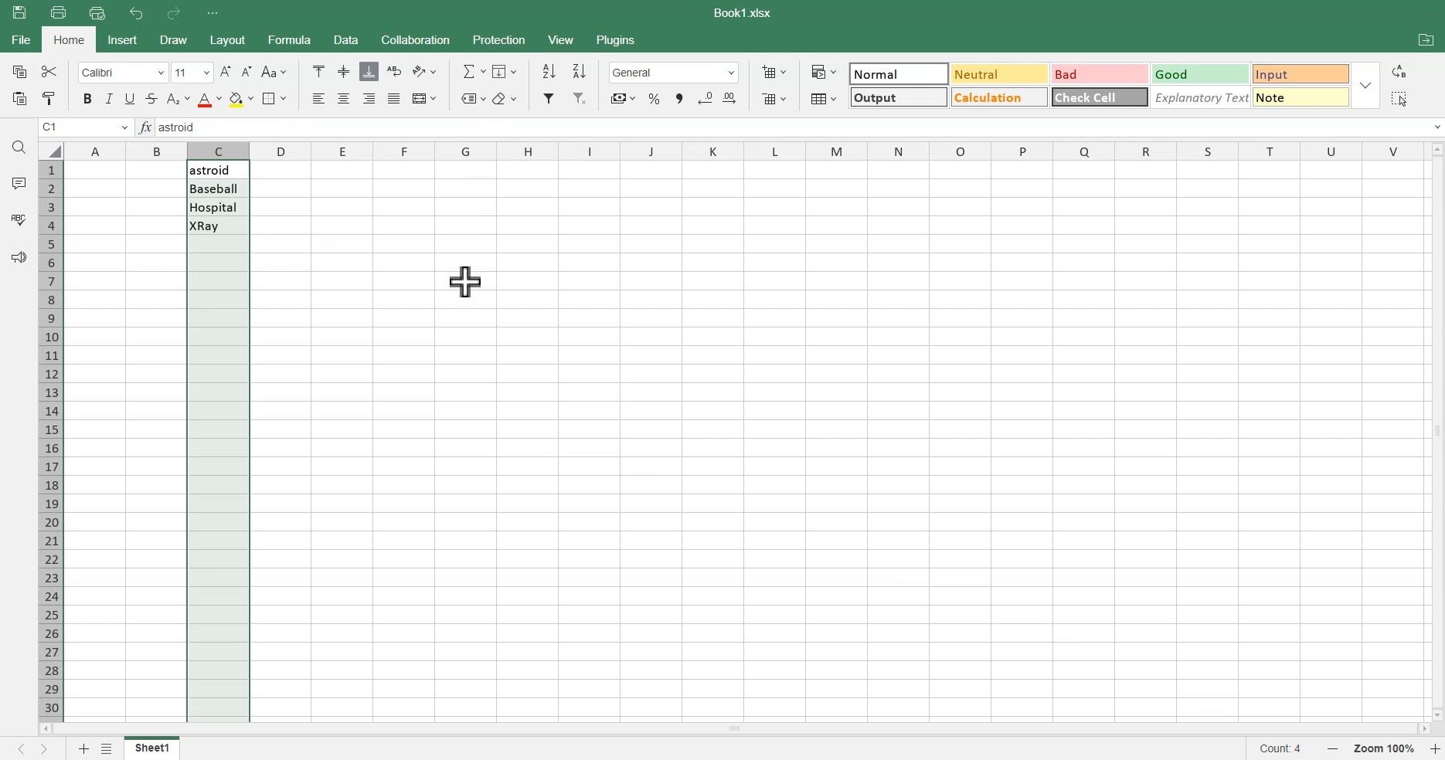 The image size is (1445, 760). What do you see at coordinates (1298, 72) in the screenshot?
I see `Input` at bounding box center [1298, 72].